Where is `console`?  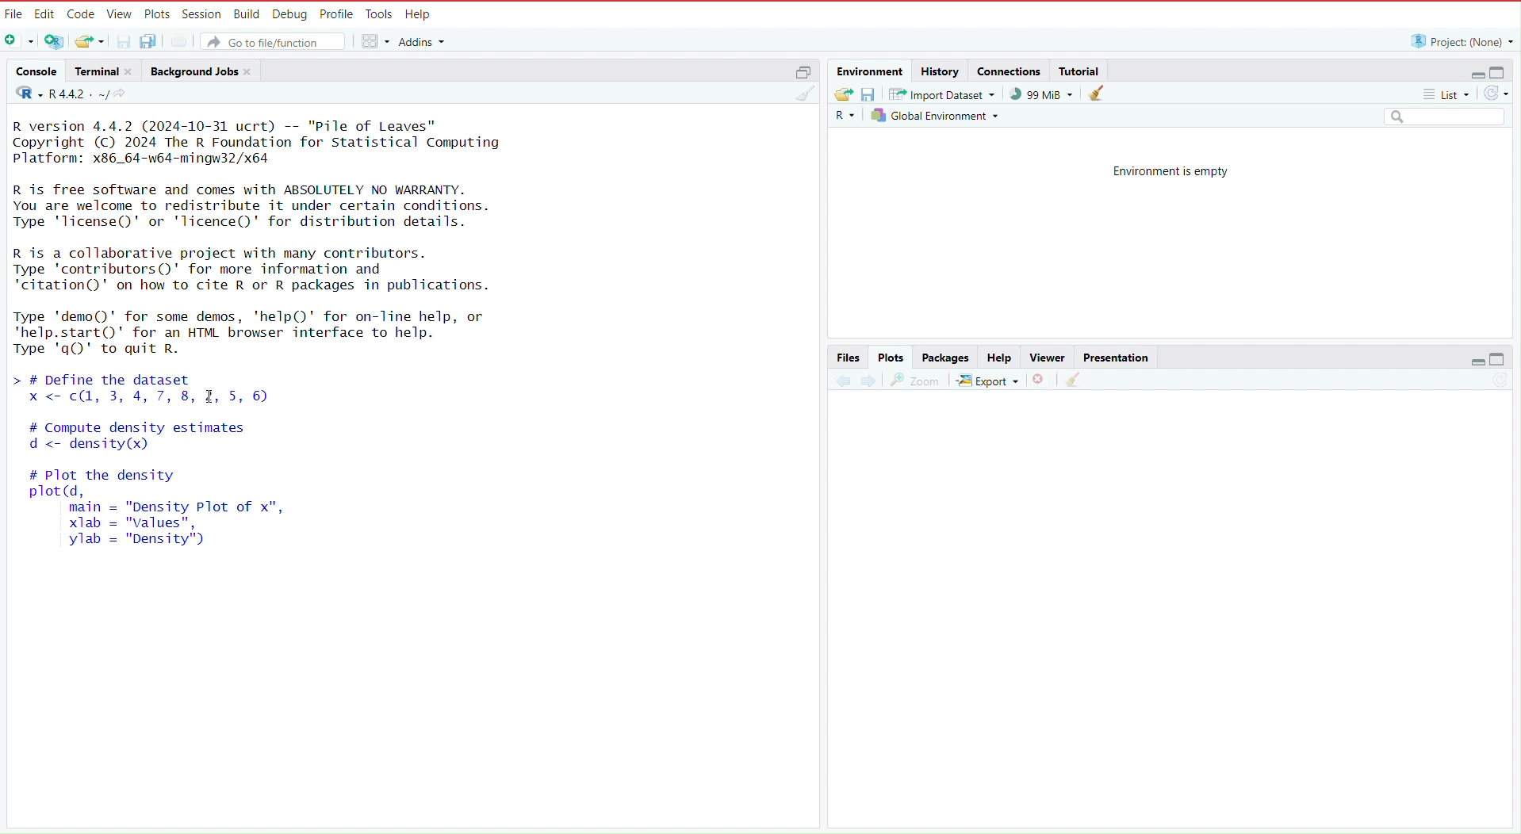 console is located at coordinates (32, 69).